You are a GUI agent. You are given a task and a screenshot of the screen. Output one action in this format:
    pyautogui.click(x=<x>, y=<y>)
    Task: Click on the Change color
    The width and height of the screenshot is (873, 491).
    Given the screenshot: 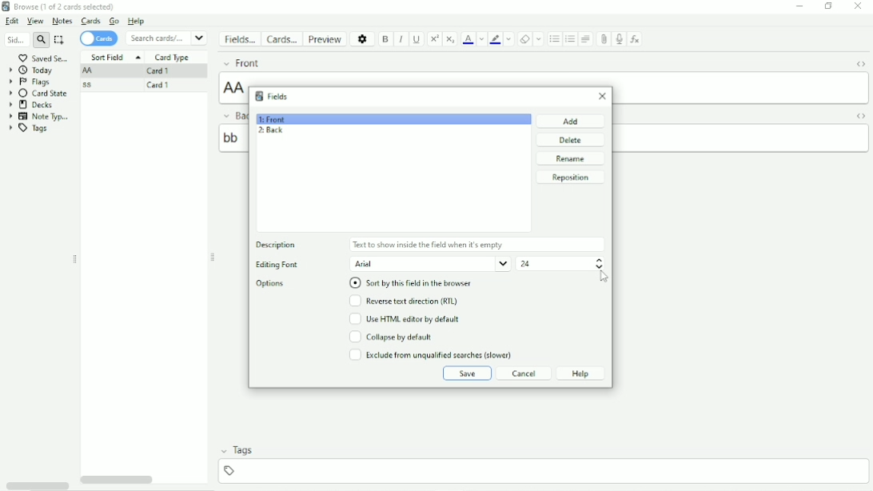 What is the action you would take?
    pyautogui.click(x=481, y=39)
    